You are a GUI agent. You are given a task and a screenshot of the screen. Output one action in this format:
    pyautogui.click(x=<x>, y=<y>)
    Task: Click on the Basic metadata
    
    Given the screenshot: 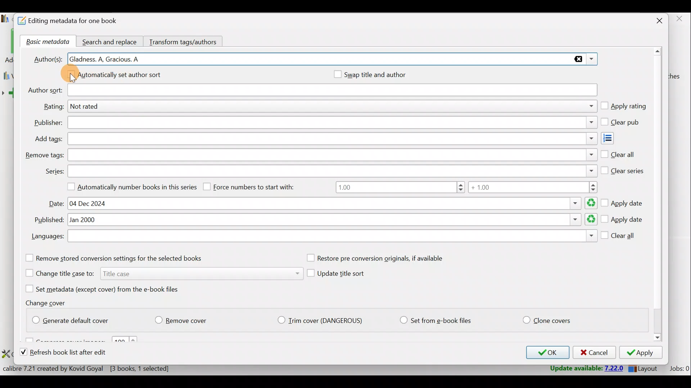 What is the action you would take?
    pyautogui.click(x=46, y=42)
    